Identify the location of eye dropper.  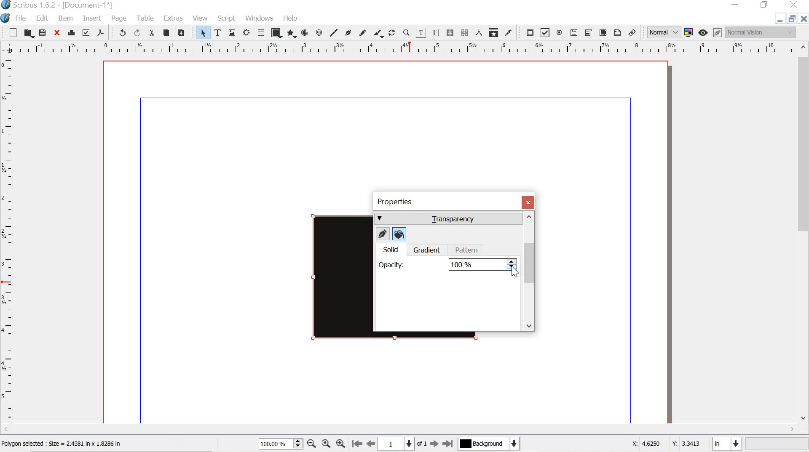
(509, 32).